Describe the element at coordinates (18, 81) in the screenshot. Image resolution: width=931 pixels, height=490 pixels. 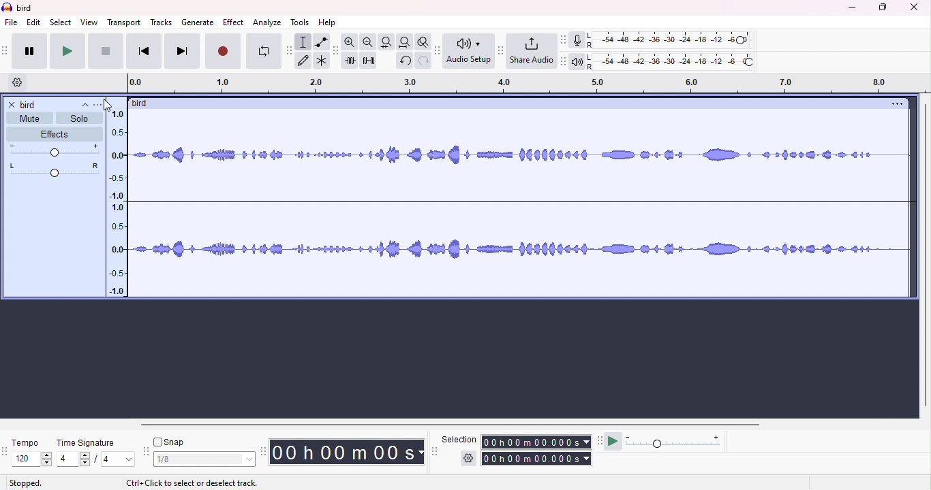
I see `timeline options` at that location.